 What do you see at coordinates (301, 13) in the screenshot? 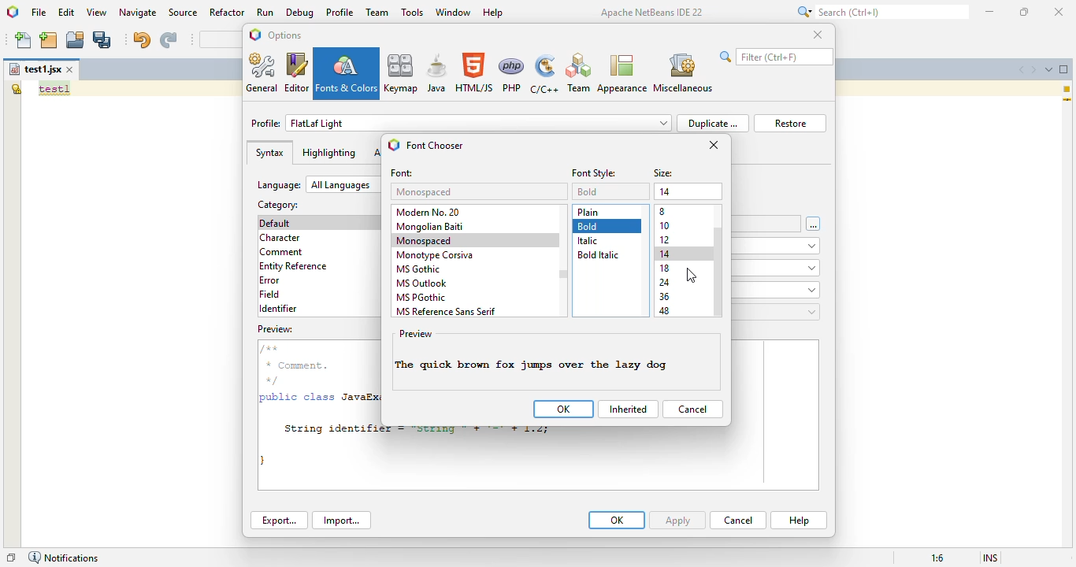
I see `debug` at bounding box center [301, 13].